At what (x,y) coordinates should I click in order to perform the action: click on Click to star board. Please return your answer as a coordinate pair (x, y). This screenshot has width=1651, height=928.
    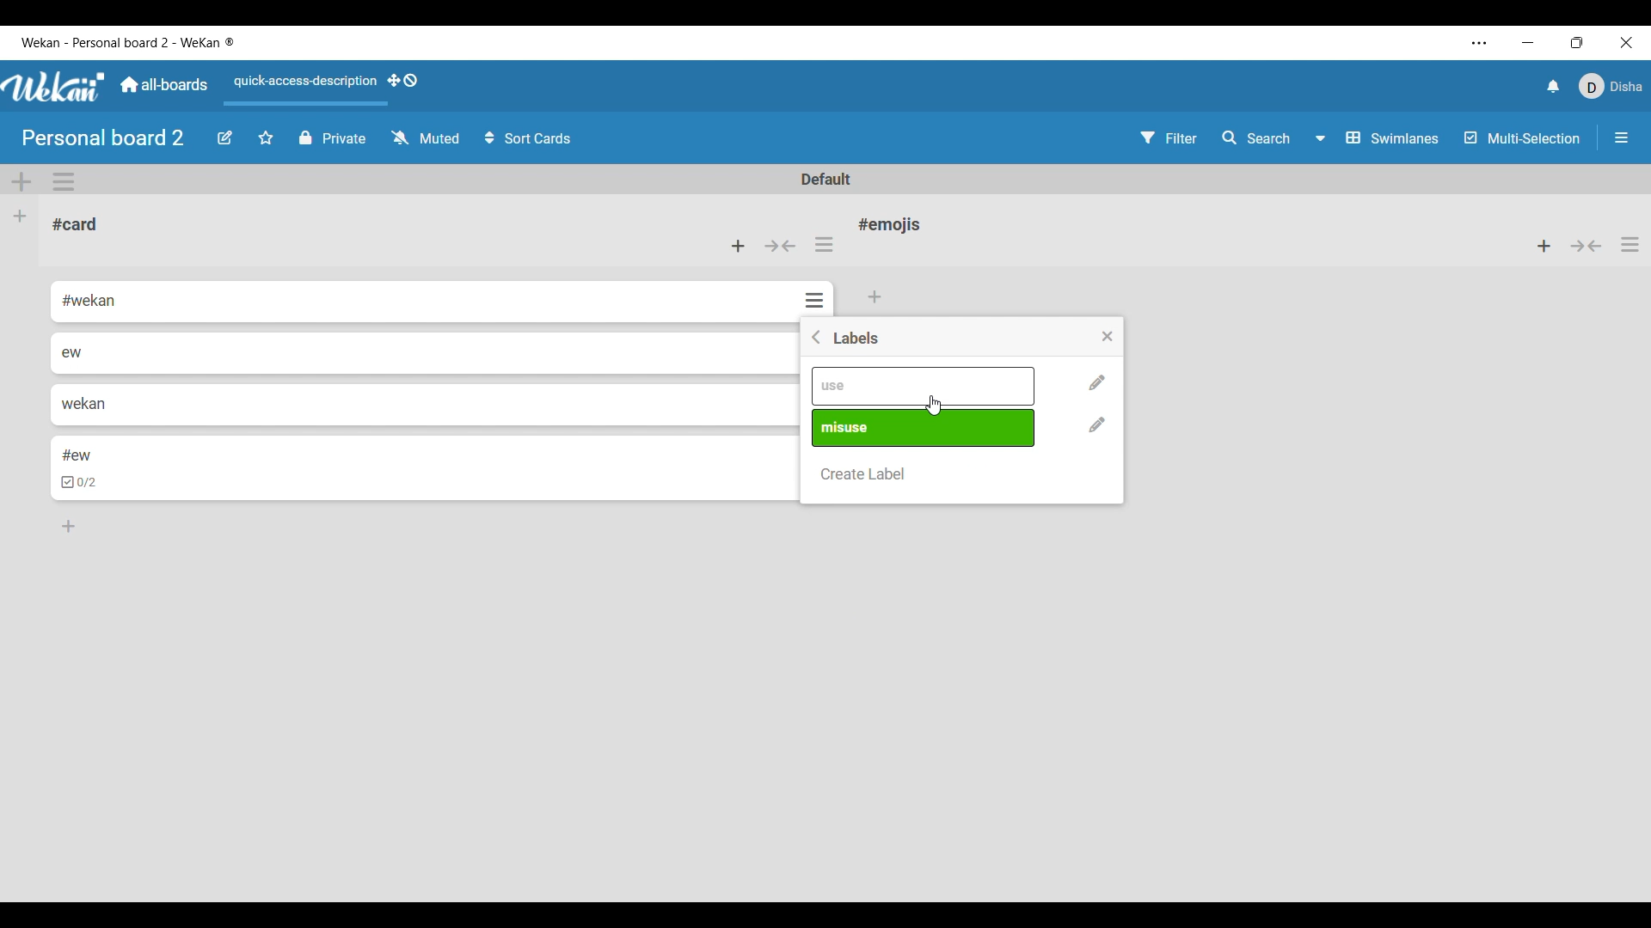
    Looking at the image, I should click on (266, 138).